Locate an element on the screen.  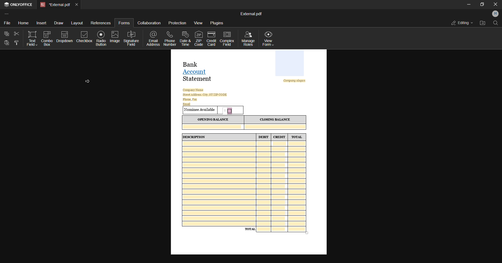
file is located at coordinates (6, 24).